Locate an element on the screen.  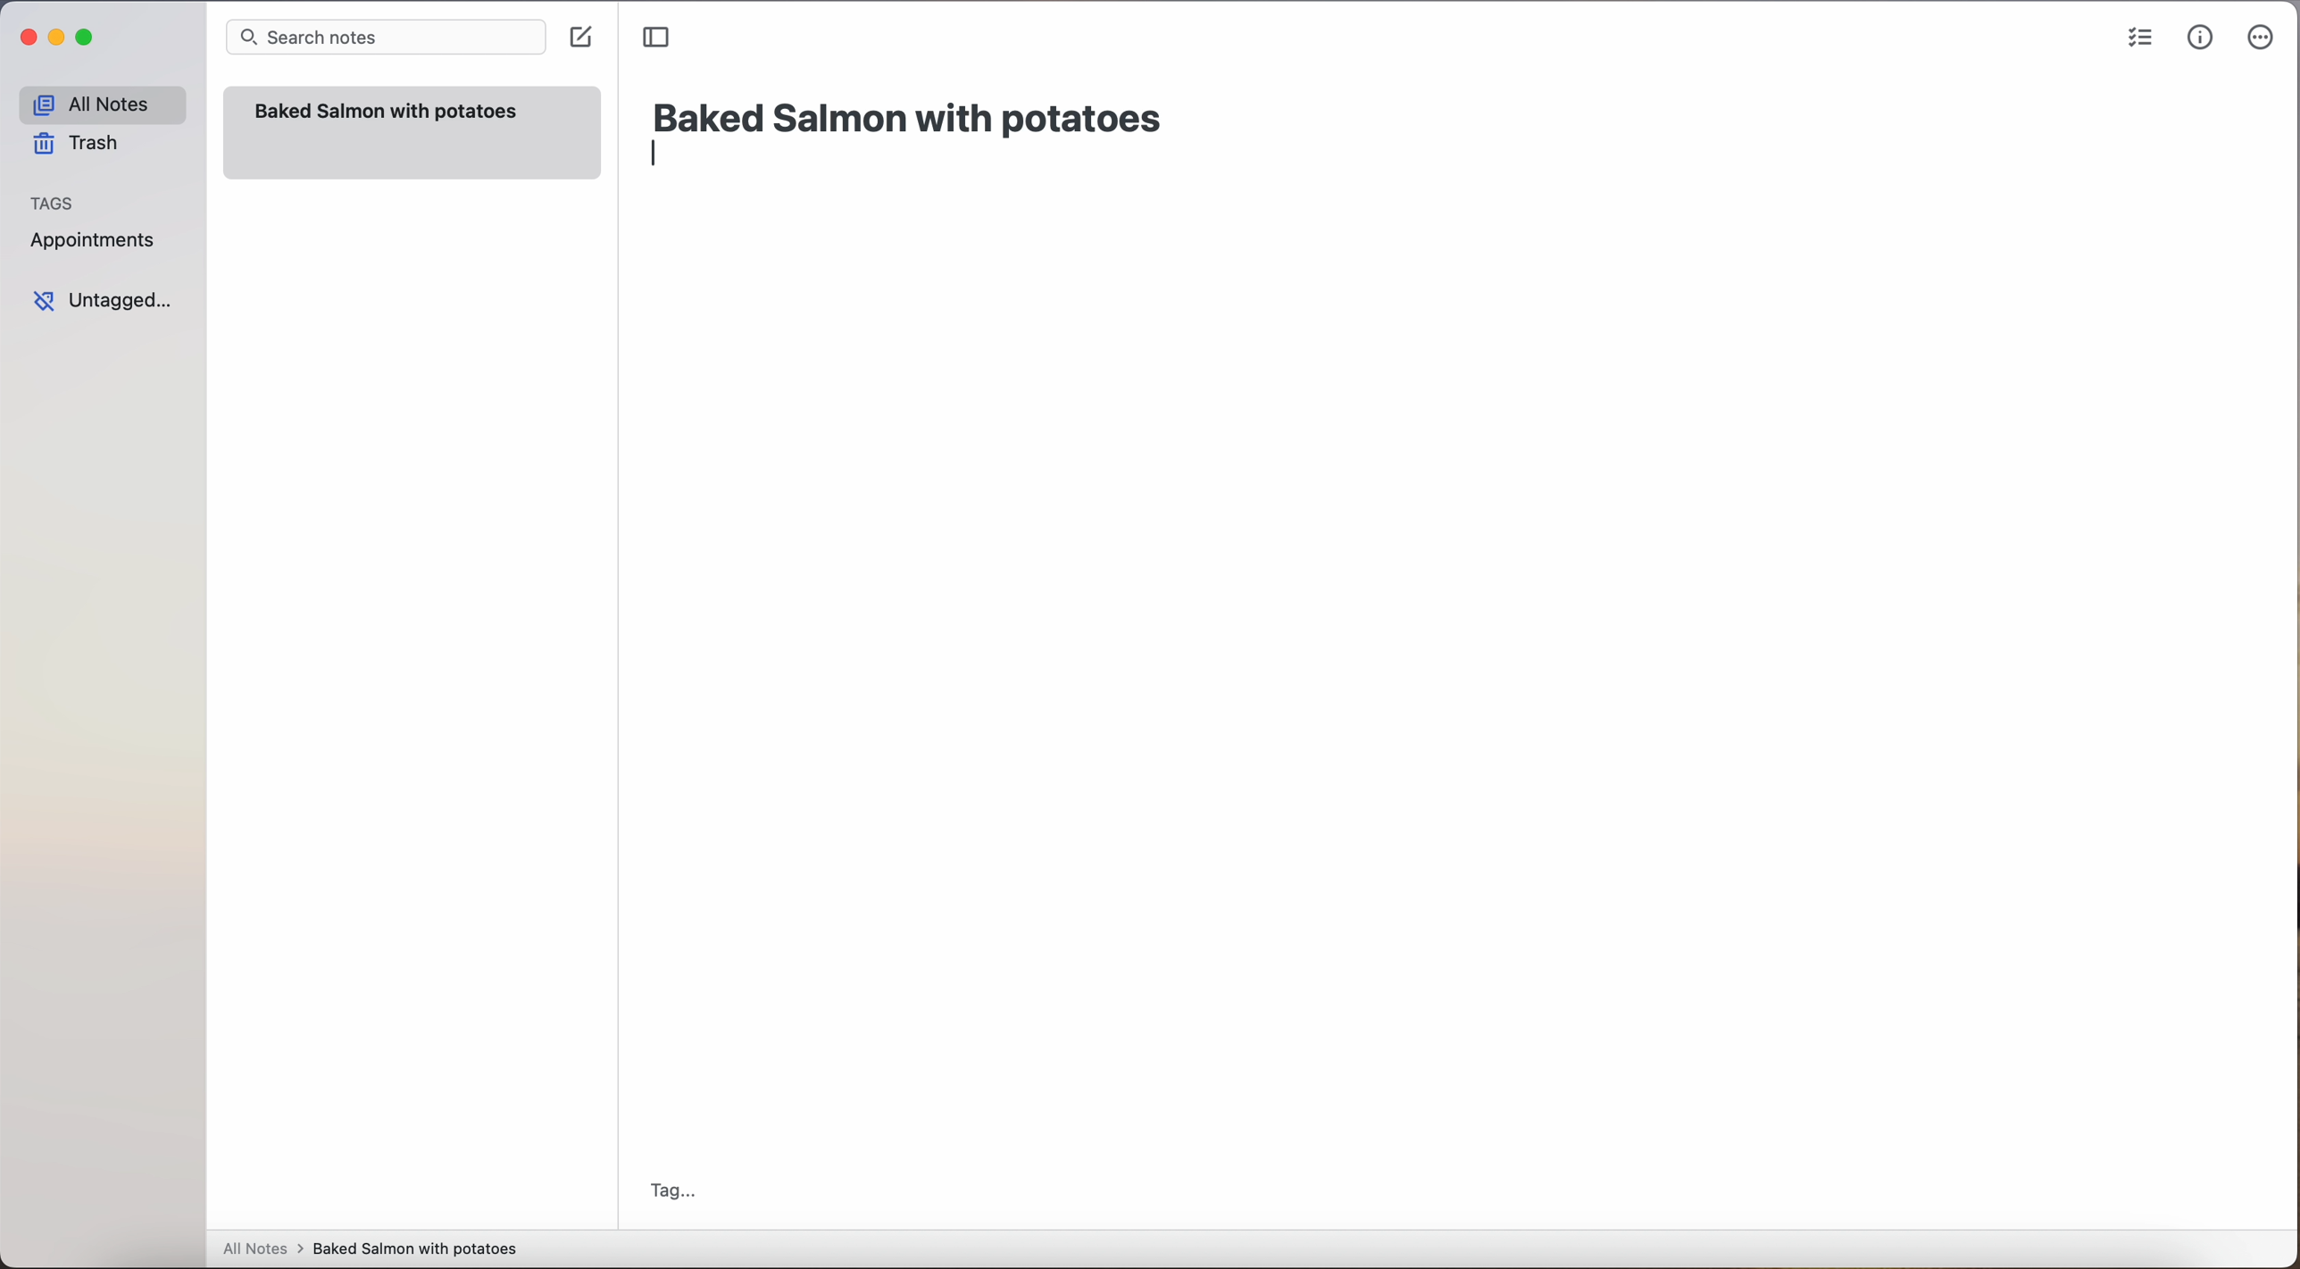
check list is located at coordinates (2139, 38).